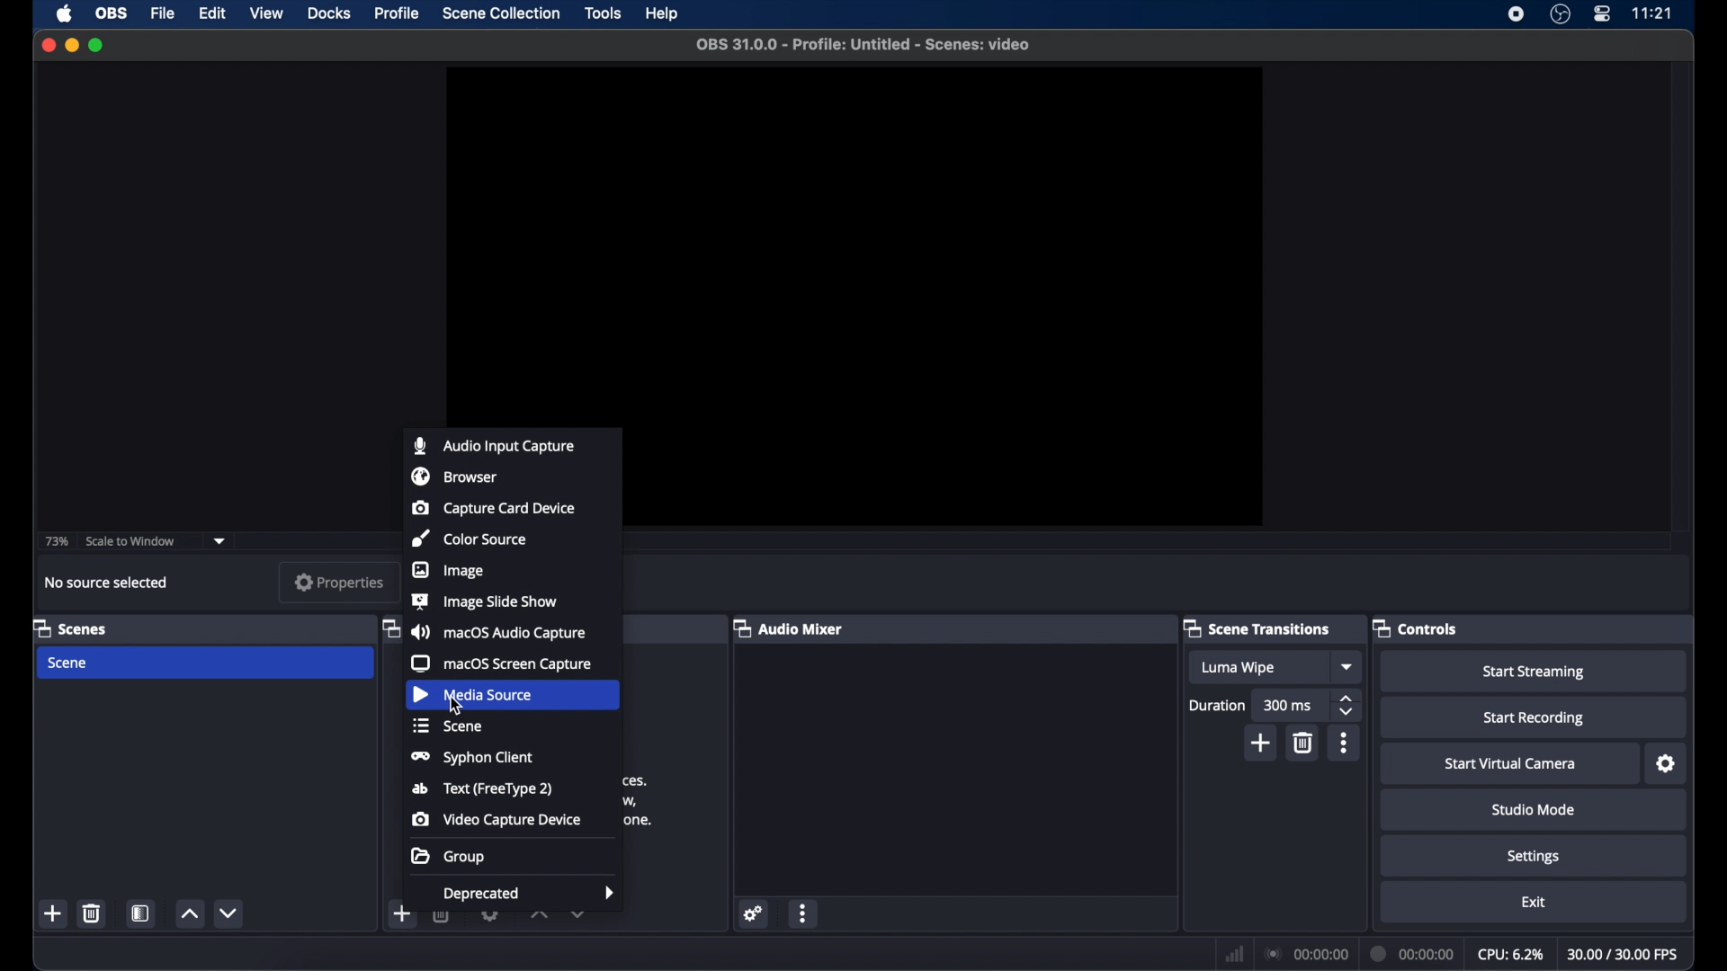 The height and width of the screenshot is (971, 1727). What do you see at coordinates (1235, 952) in the screenshot?
I see `network` at bounding box center [1235, 952].